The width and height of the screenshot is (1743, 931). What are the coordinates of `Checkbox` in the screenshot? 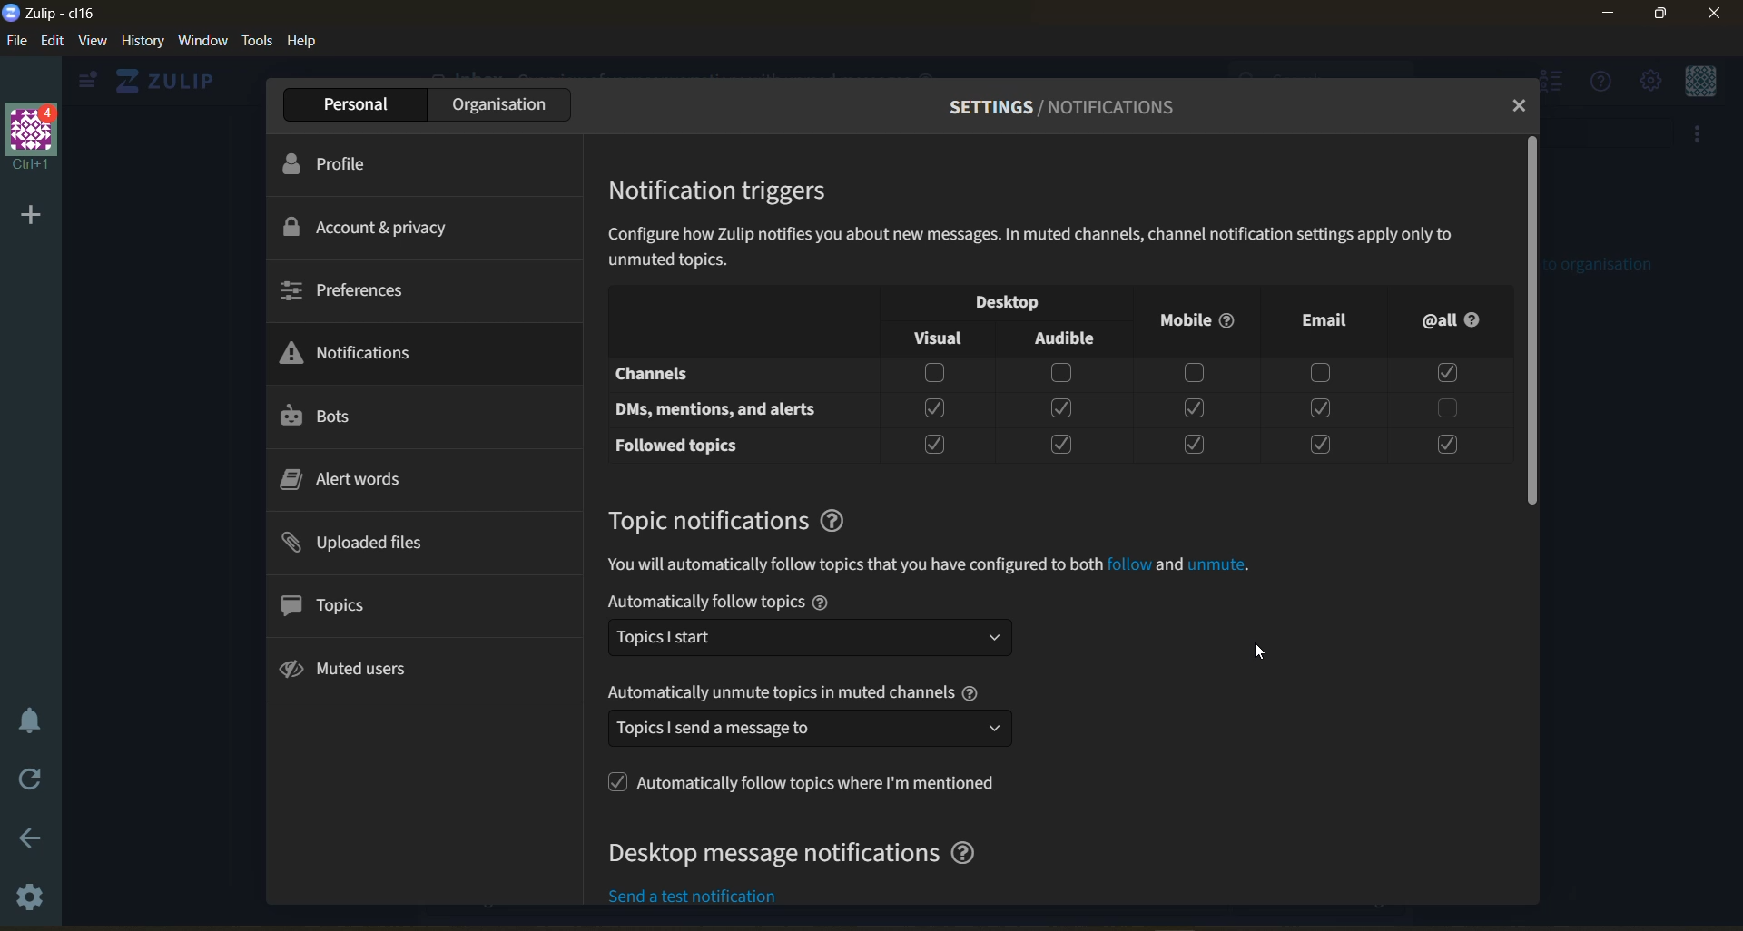 It's located at (1448, 446).